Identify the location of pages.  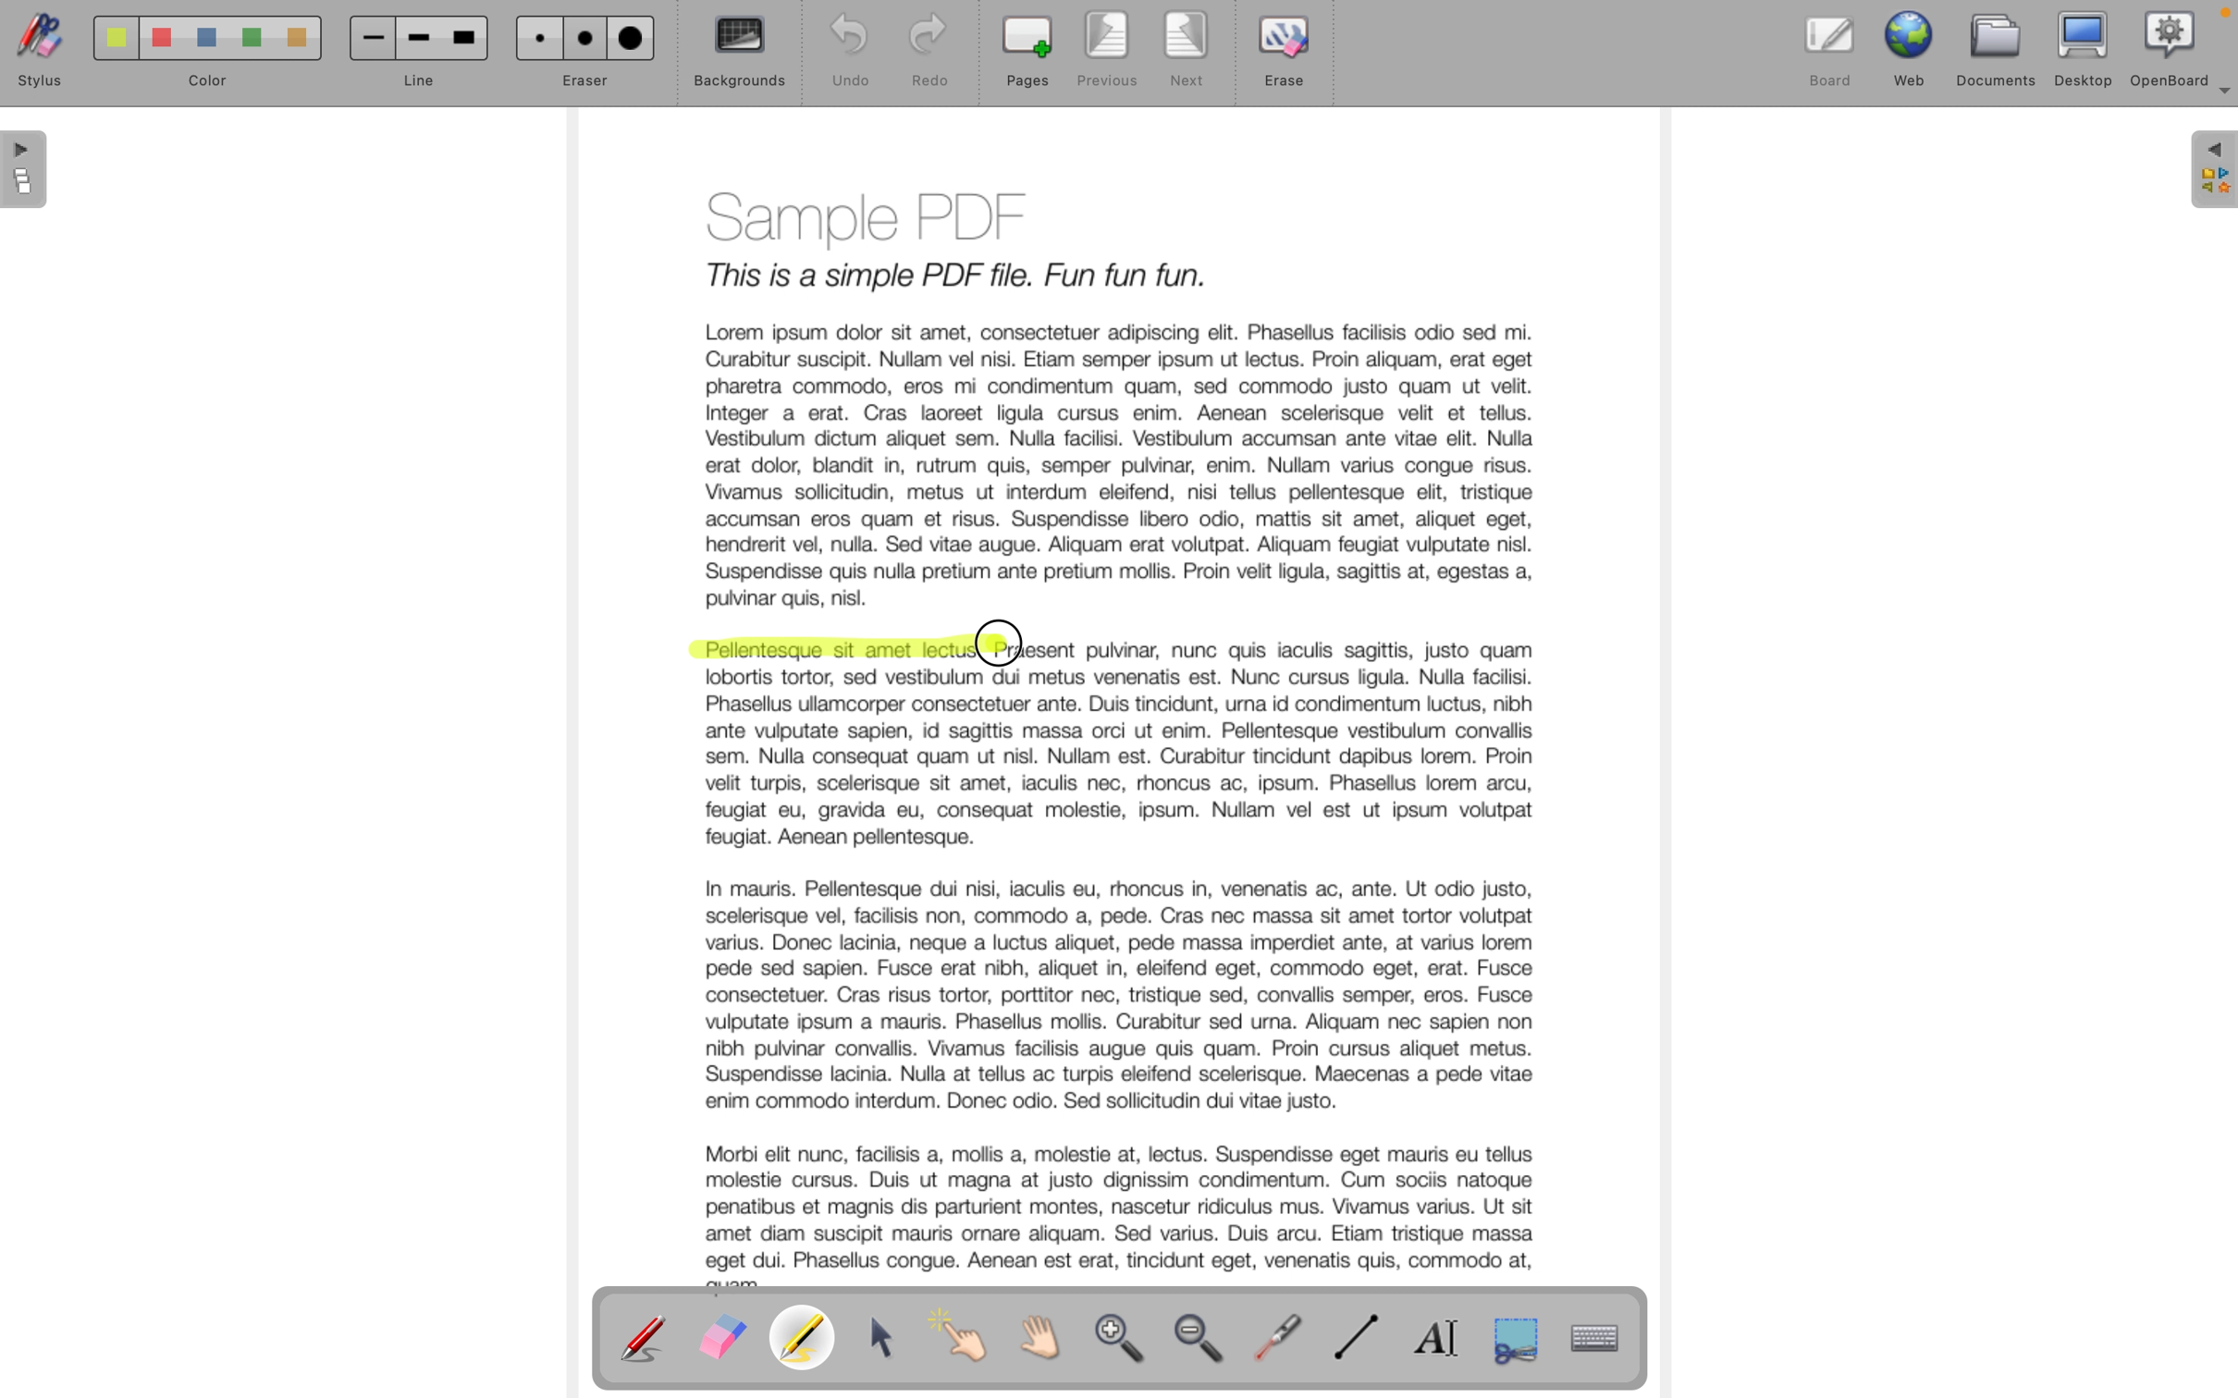
(27, 173).